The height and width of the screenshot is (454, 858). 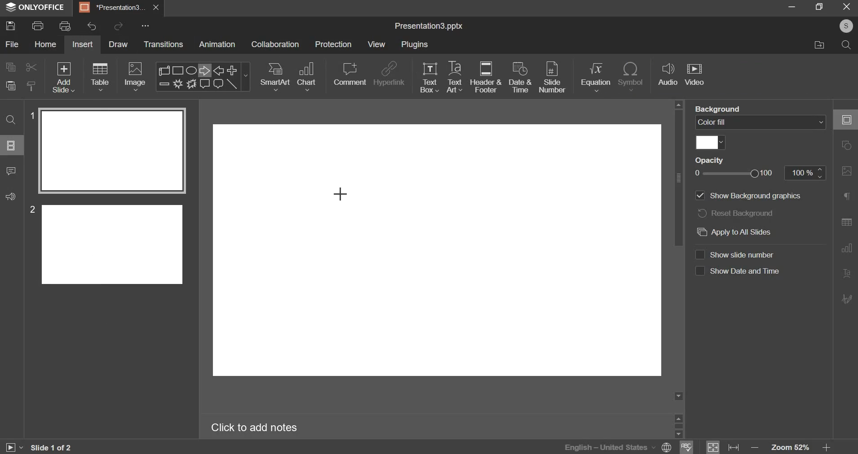 I want to click on app name, so click(x=35, y=9).